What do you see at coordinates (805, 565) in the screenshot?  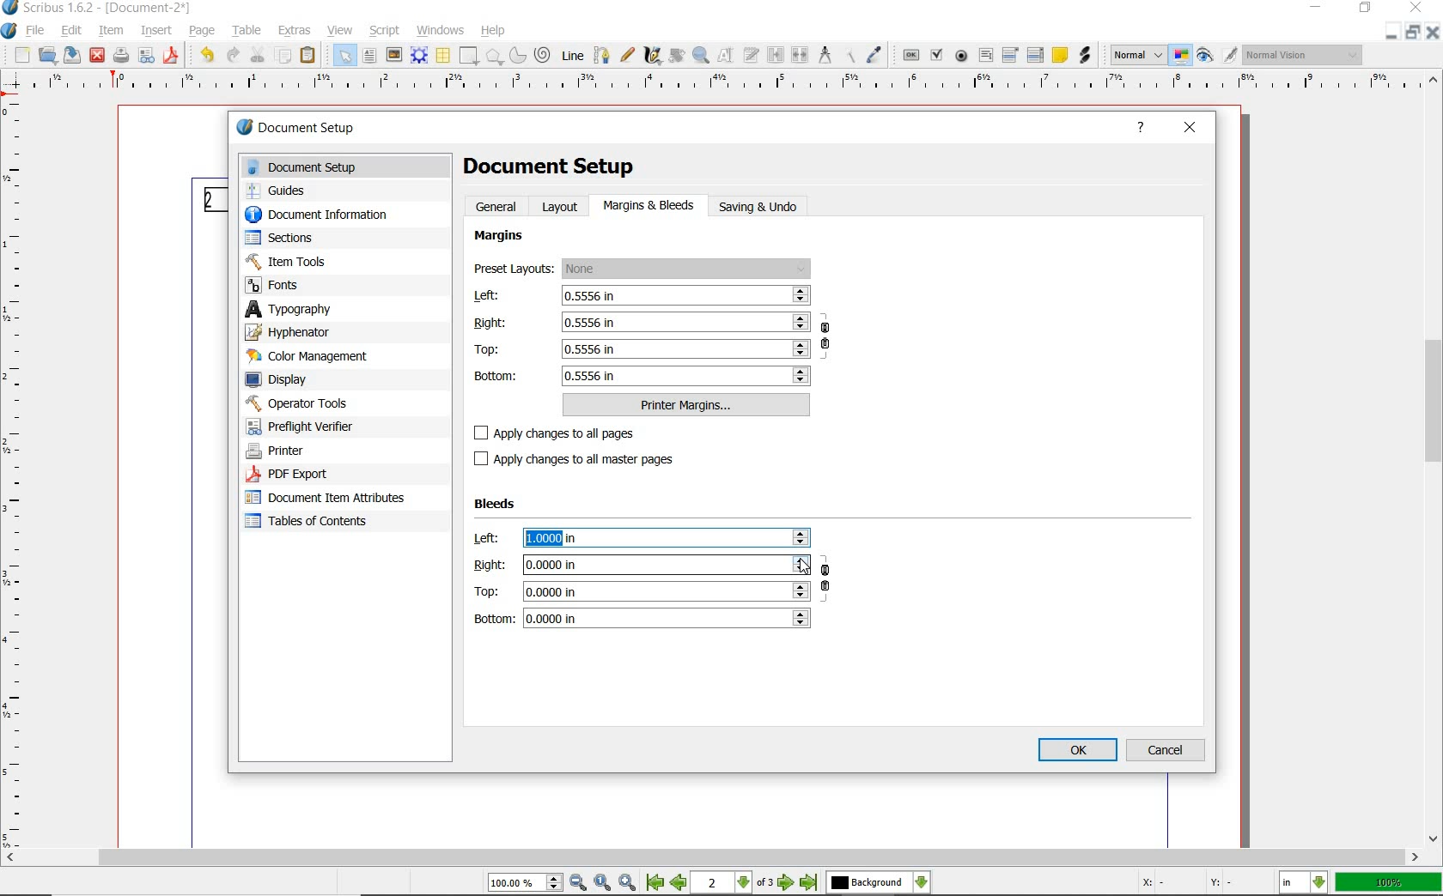 I see `Cursor Position` at bounding box center [805, 565].